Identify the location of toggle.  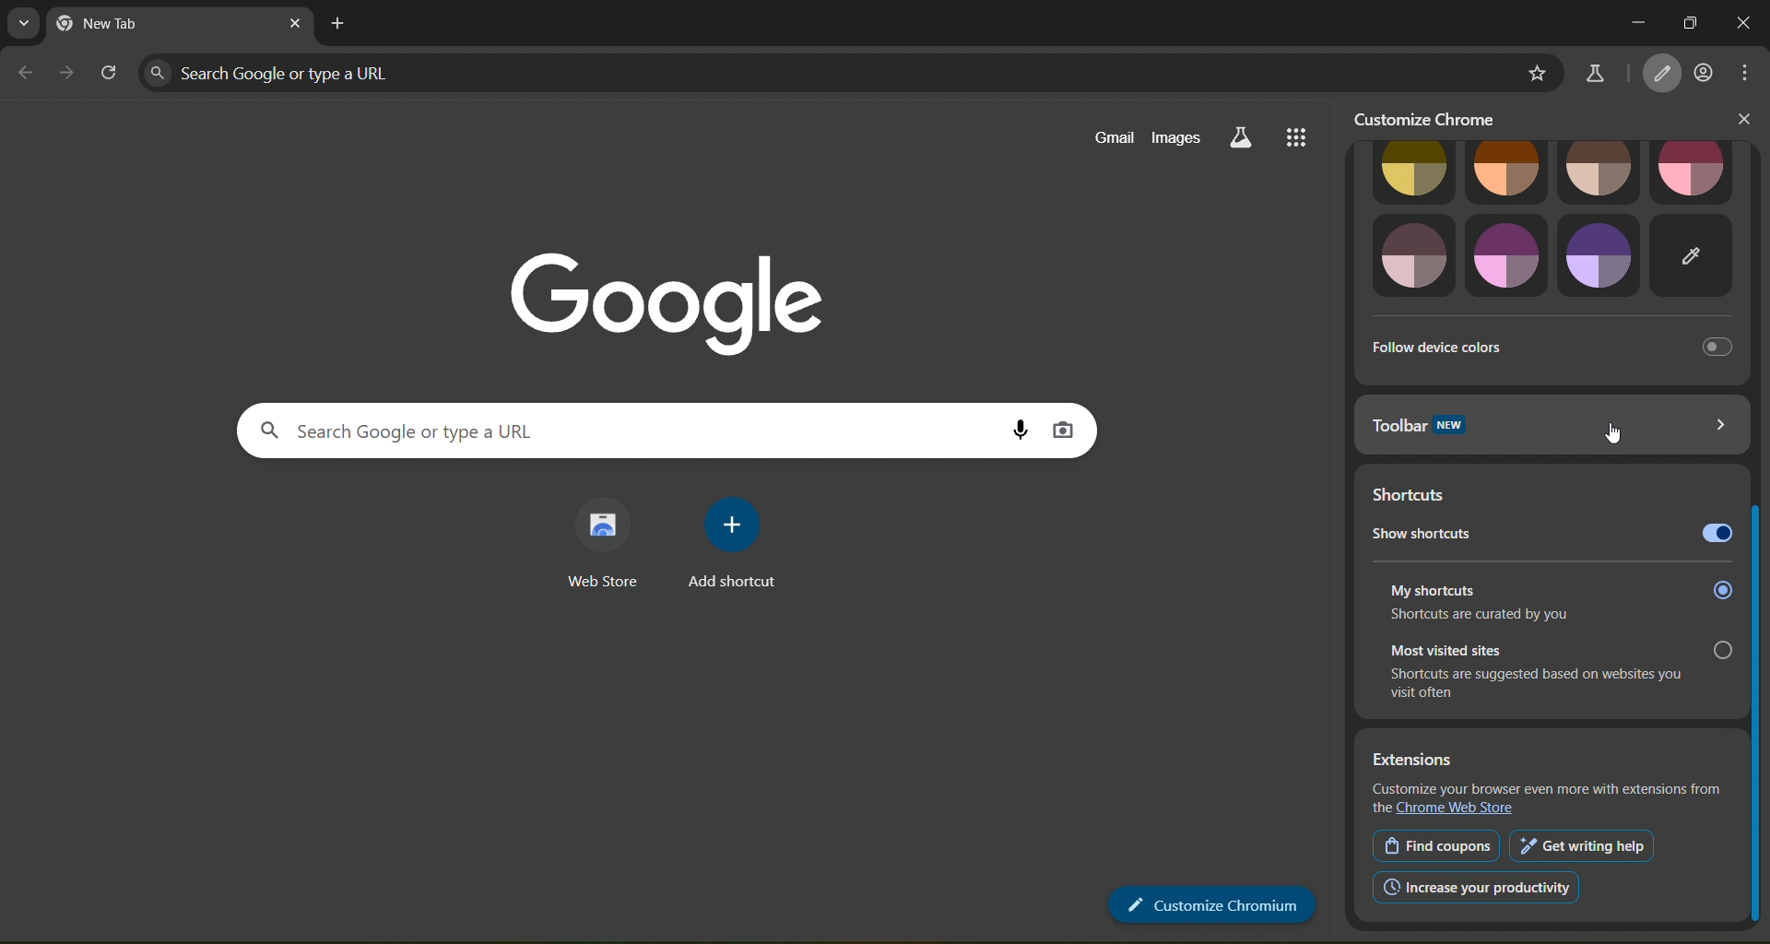
(1714, 535).